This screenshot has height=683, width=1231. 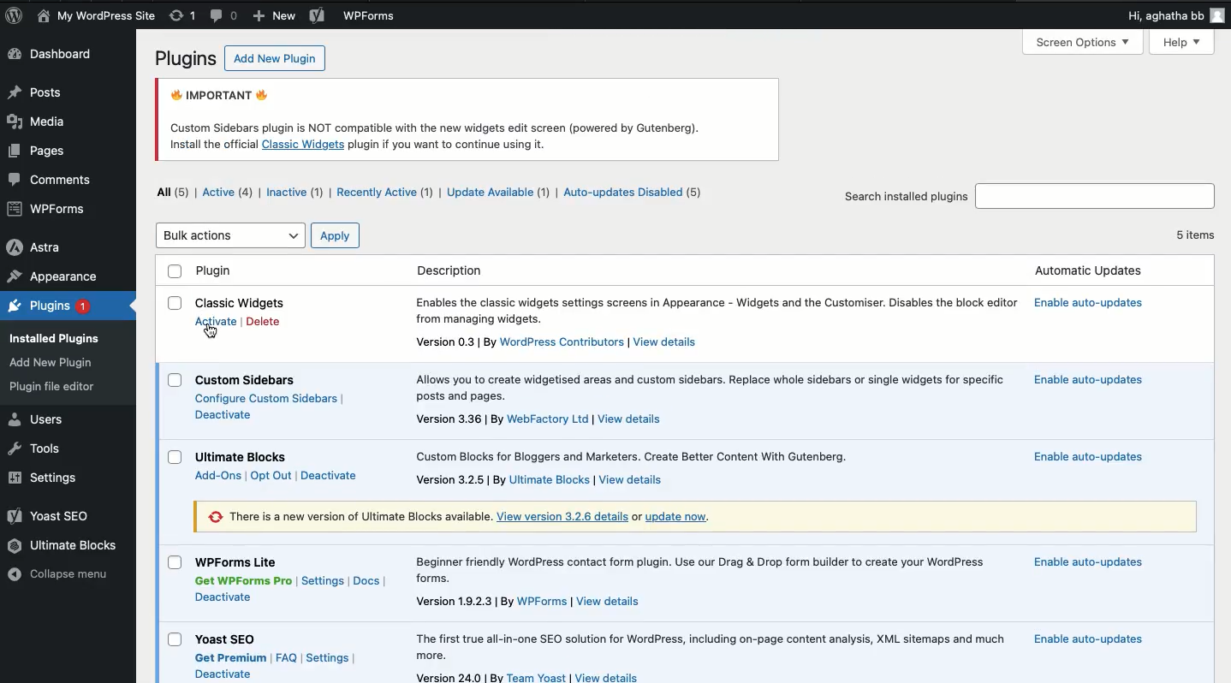 I want to click on Bulk actions, so click(x=231, y=235).